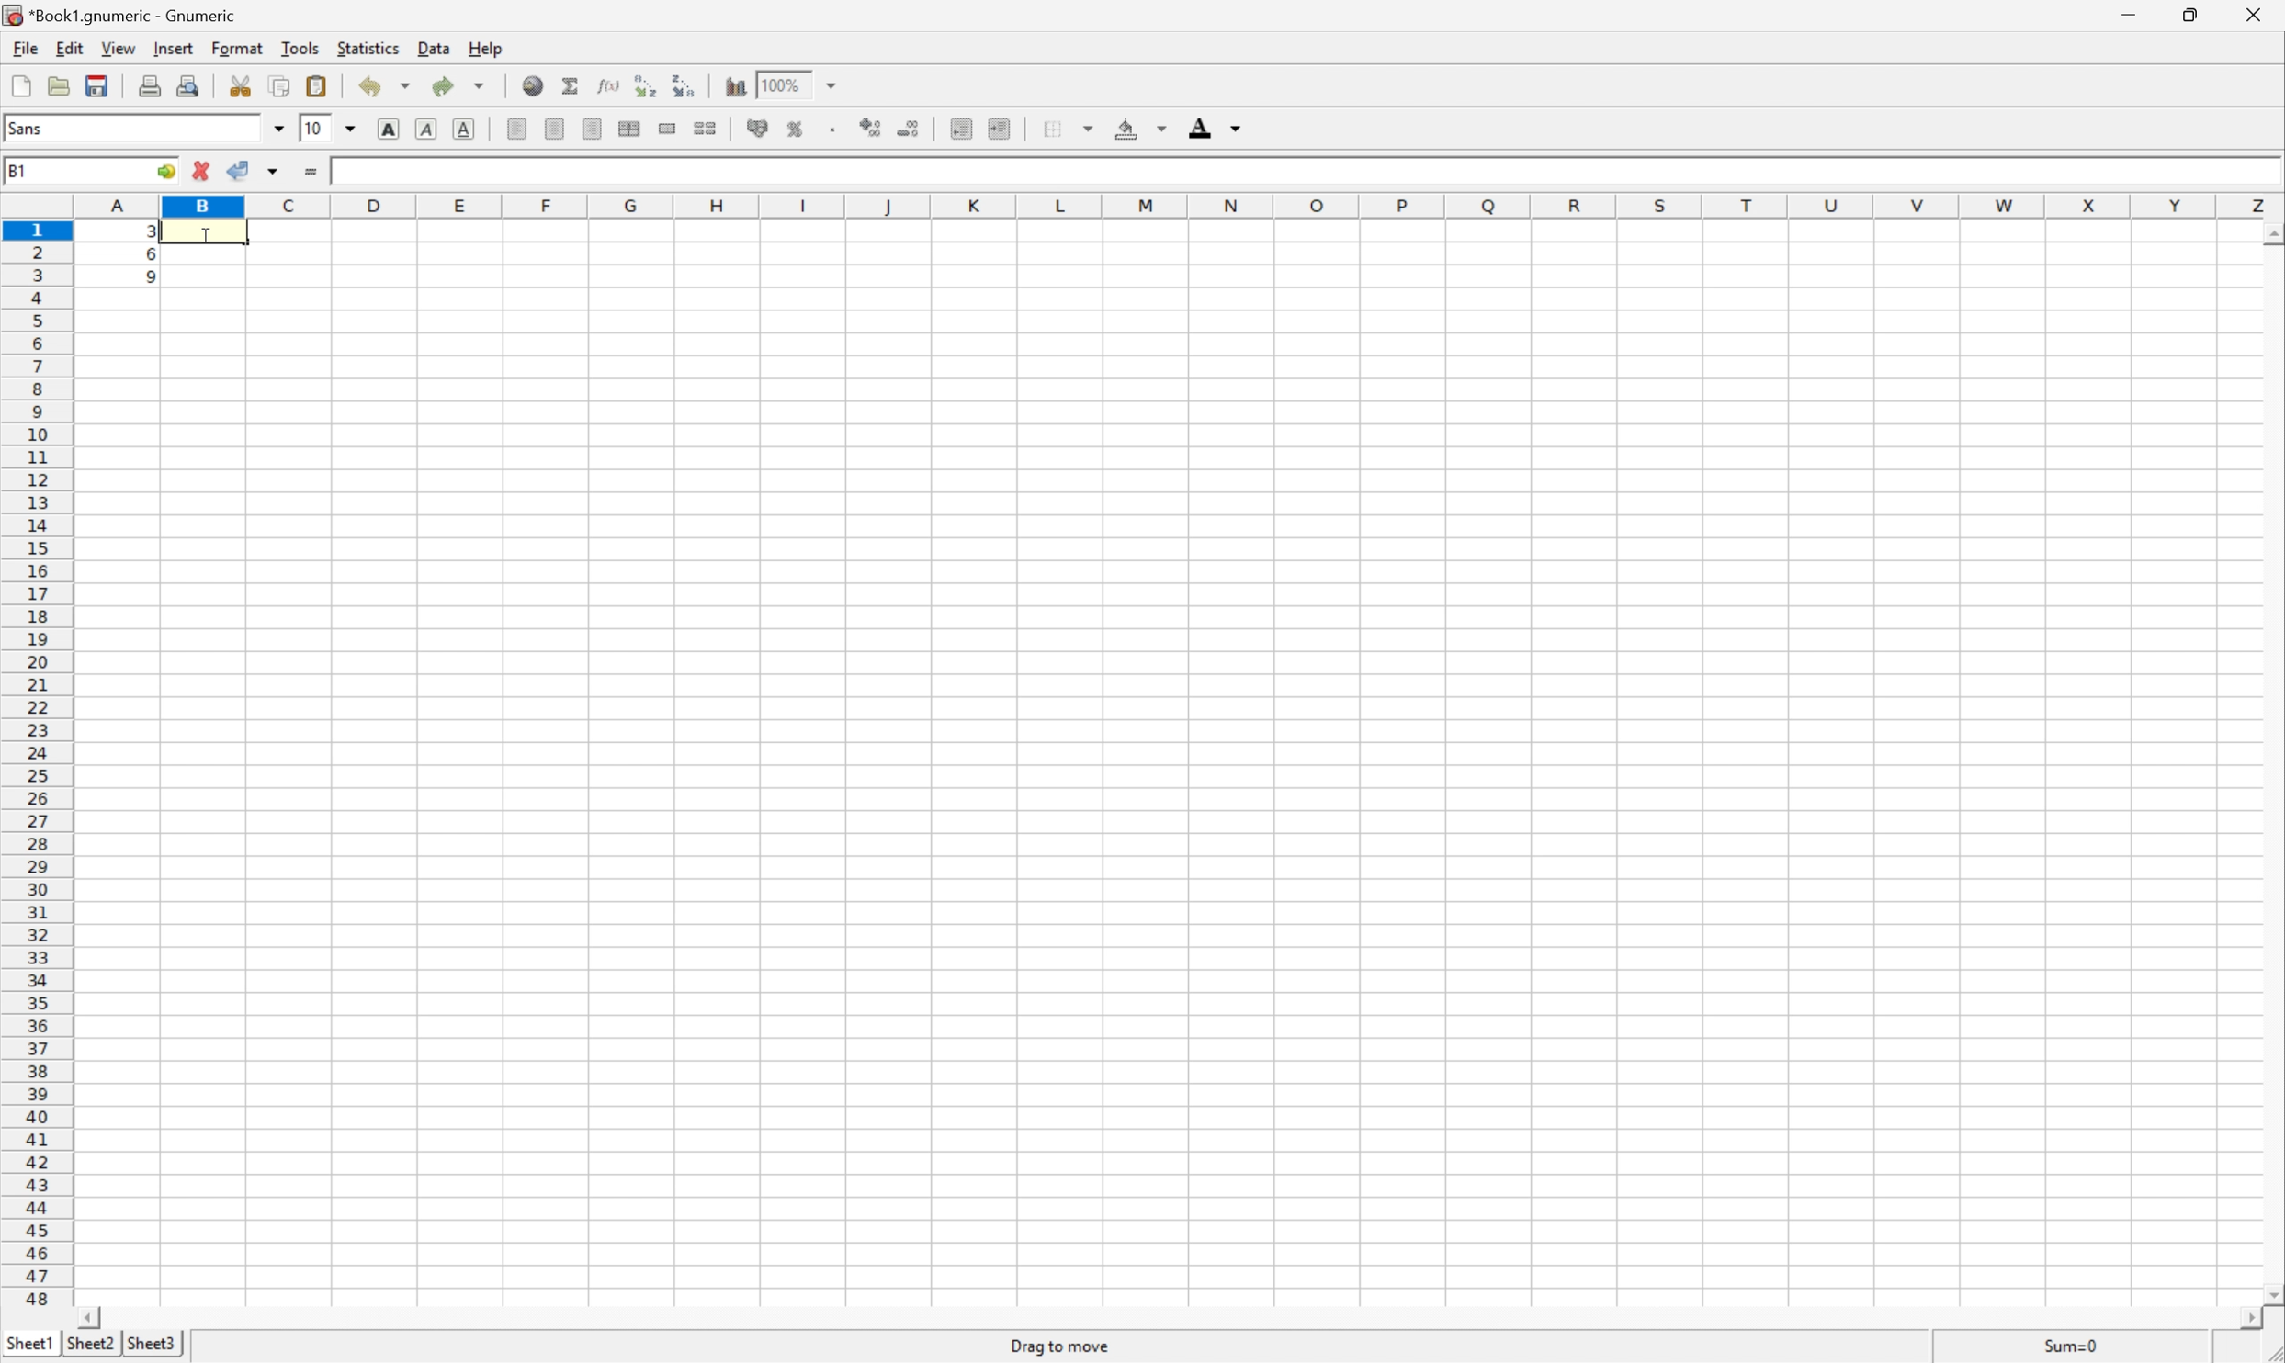  Describe the element at coordinates (23, 47) in the screenshot. I see `File` at that location.